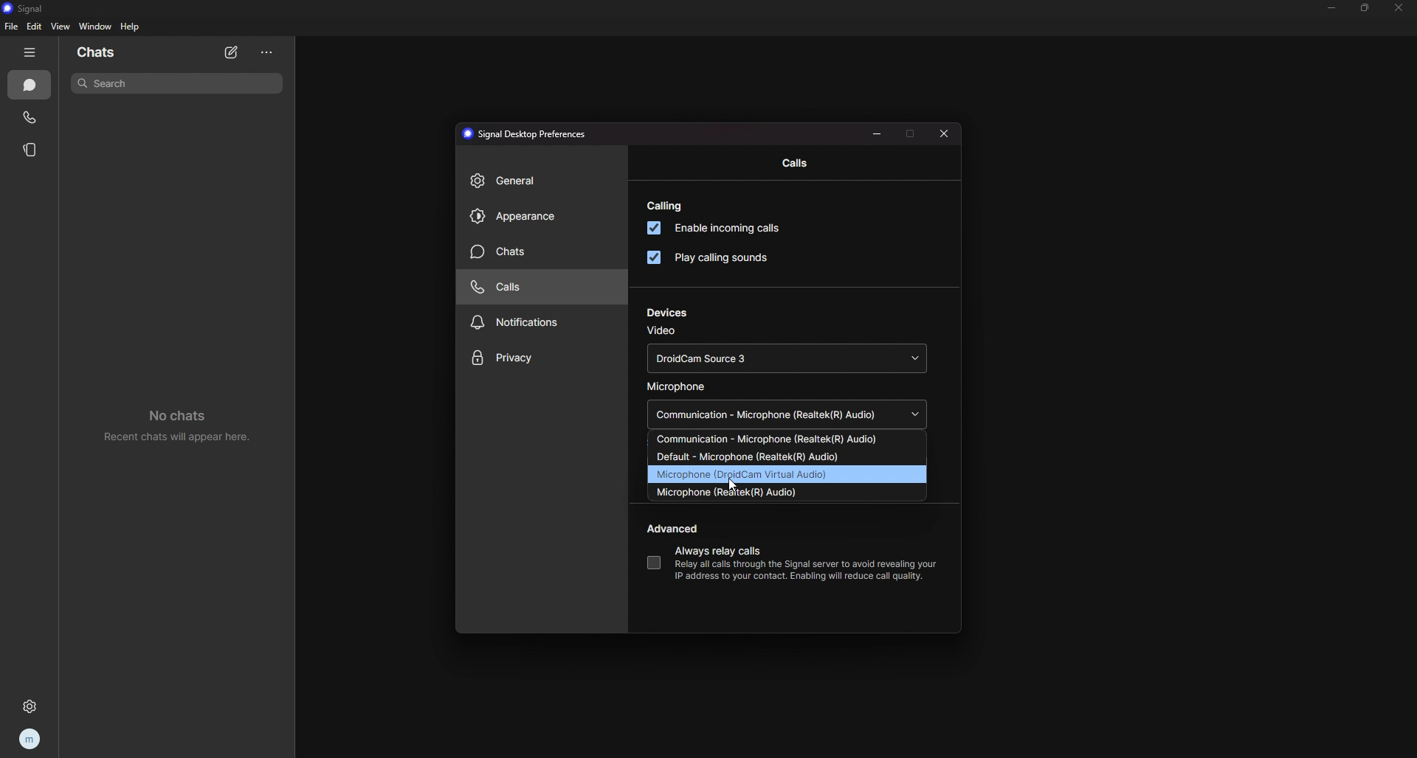  What do you see at coordinates (120, 51) in the screenshot?
I see `chats` at bounding box center [120, 51].